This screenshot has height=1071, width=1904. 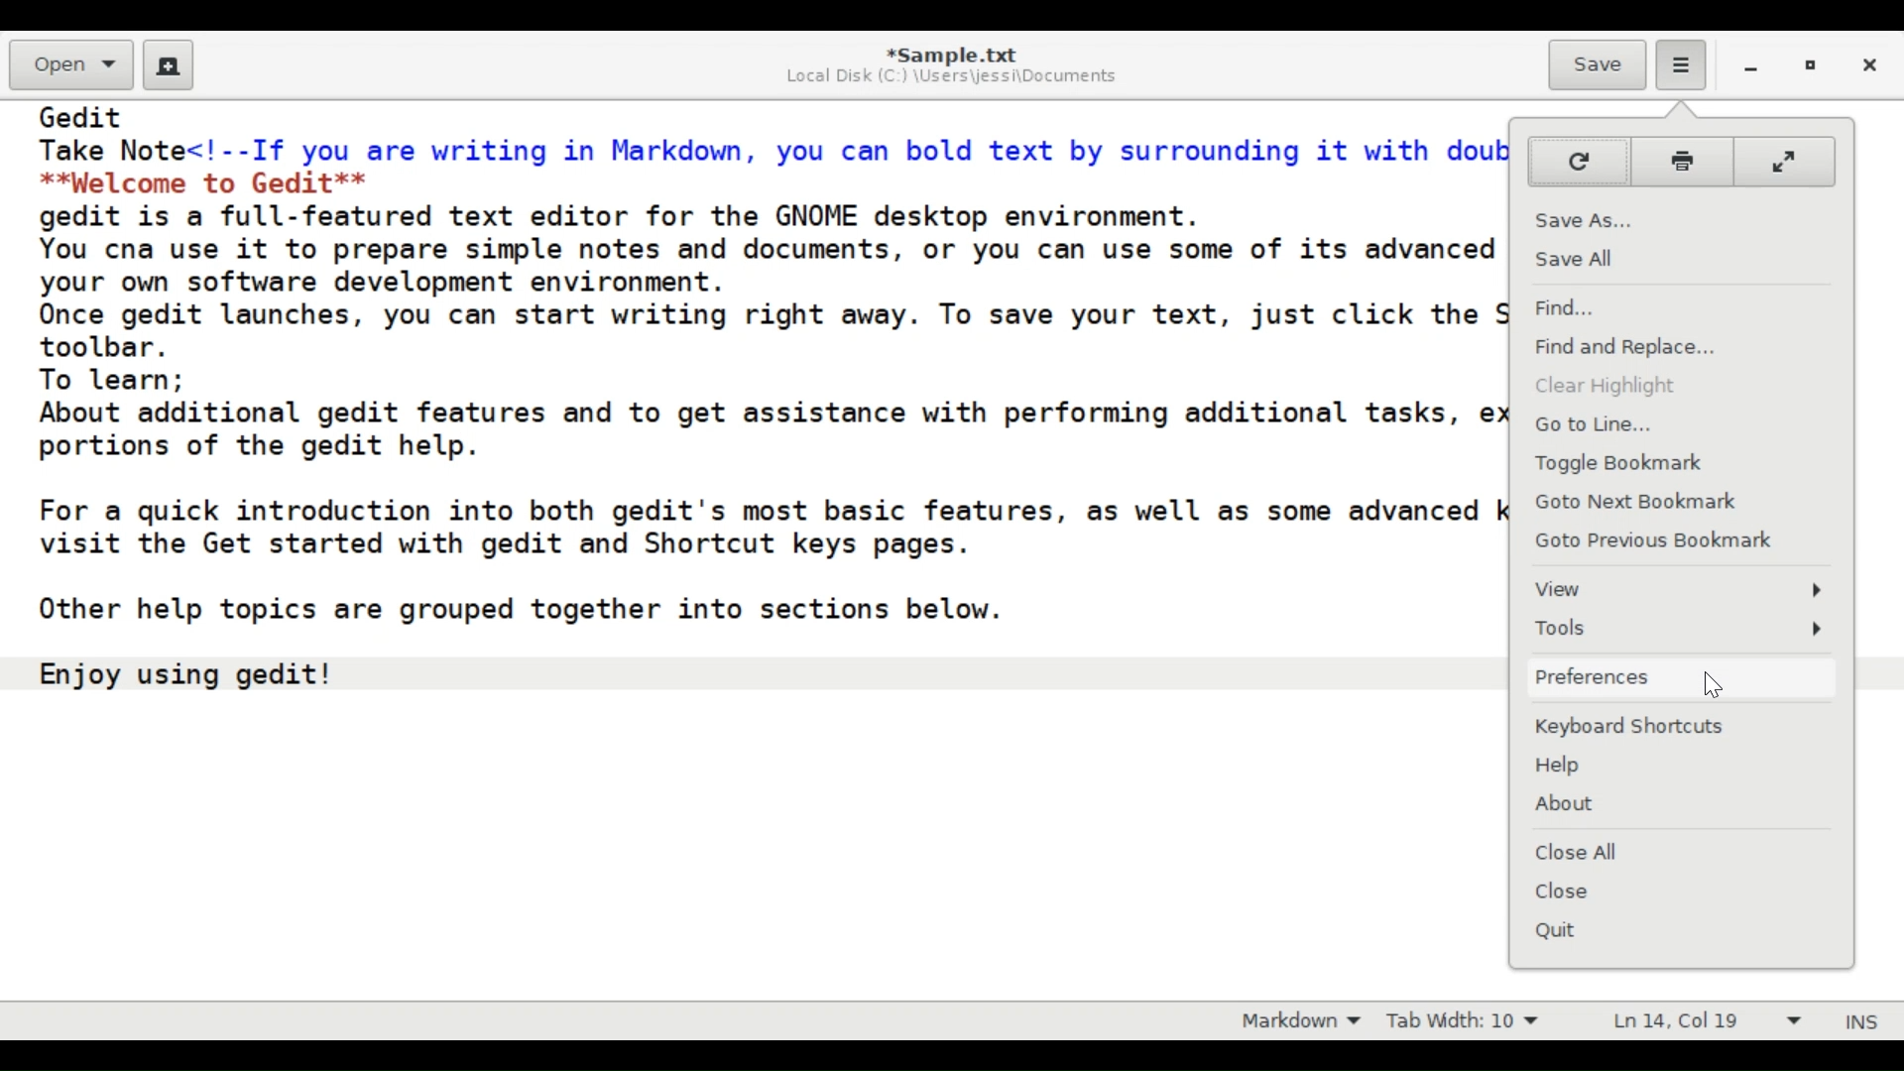 What do you see at coordinates (953, 53) in the screenshot?
I see `*Sample.txt` at bounding box center [953, 53].